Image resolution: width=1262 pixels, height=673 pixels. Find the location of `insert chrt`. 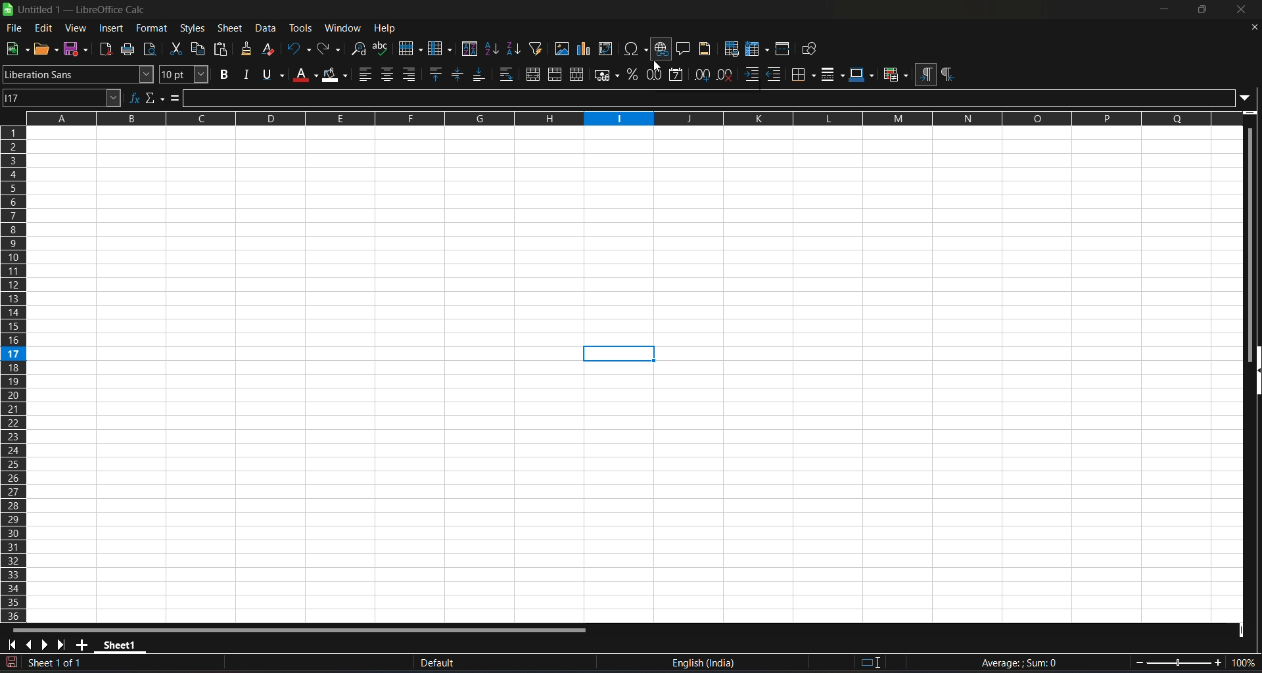

insert chrt is located at coordinates (587, 49).